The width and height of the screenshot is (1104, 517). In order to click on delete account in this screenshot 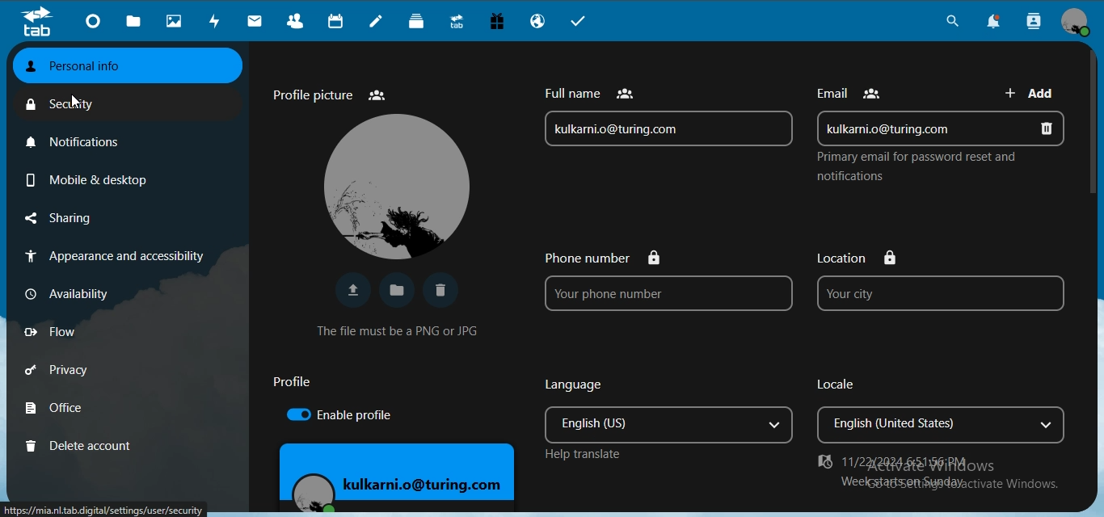, I will do `click(79, 445)`.